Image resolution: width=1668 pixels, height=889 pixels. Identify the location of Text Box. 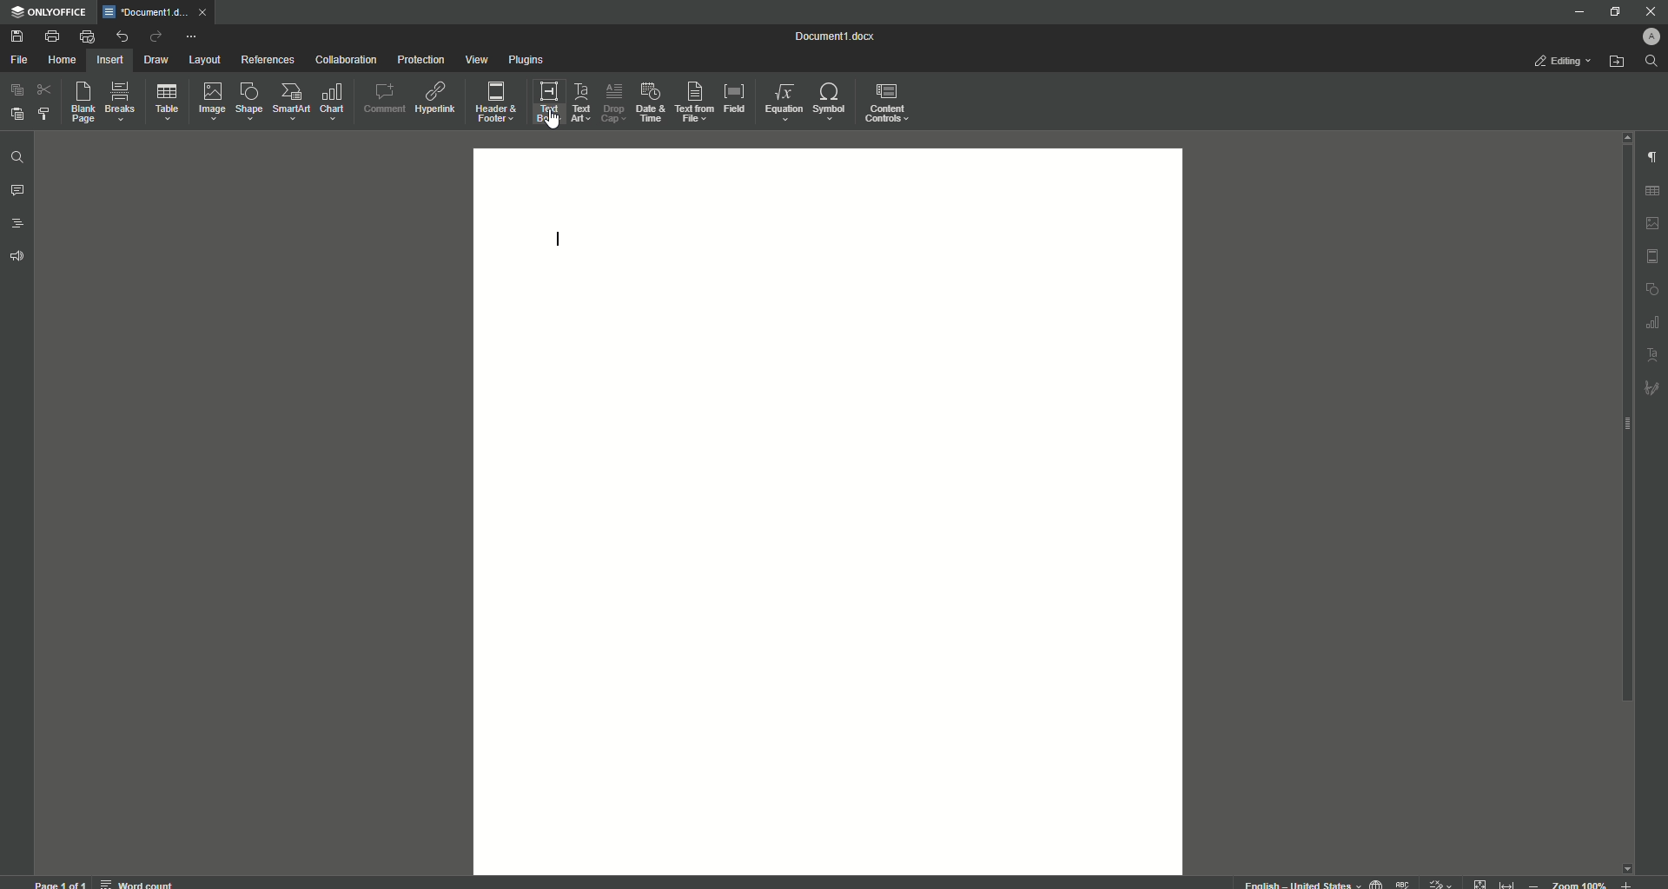
(543, 102).